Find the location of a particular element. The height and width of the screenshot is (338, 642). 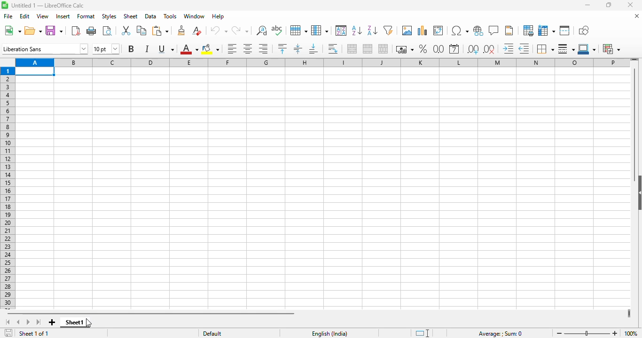

close is located at coordinates (630, 5).